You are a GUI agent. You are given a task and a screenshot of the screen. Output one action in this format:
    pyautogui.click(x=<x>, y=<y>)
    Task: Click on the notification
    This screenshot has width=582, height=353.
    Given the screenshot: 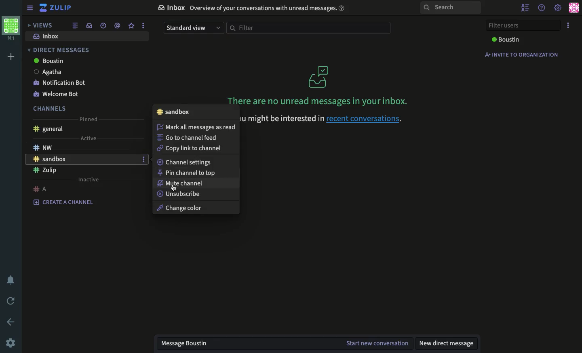 What is the action you would take?
    pyautogui.click(x=11, y=280)
    